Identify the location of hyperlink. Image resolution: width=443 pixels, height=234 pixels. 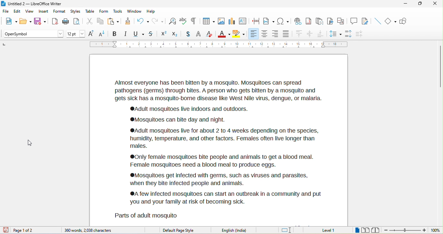
(298, 21).